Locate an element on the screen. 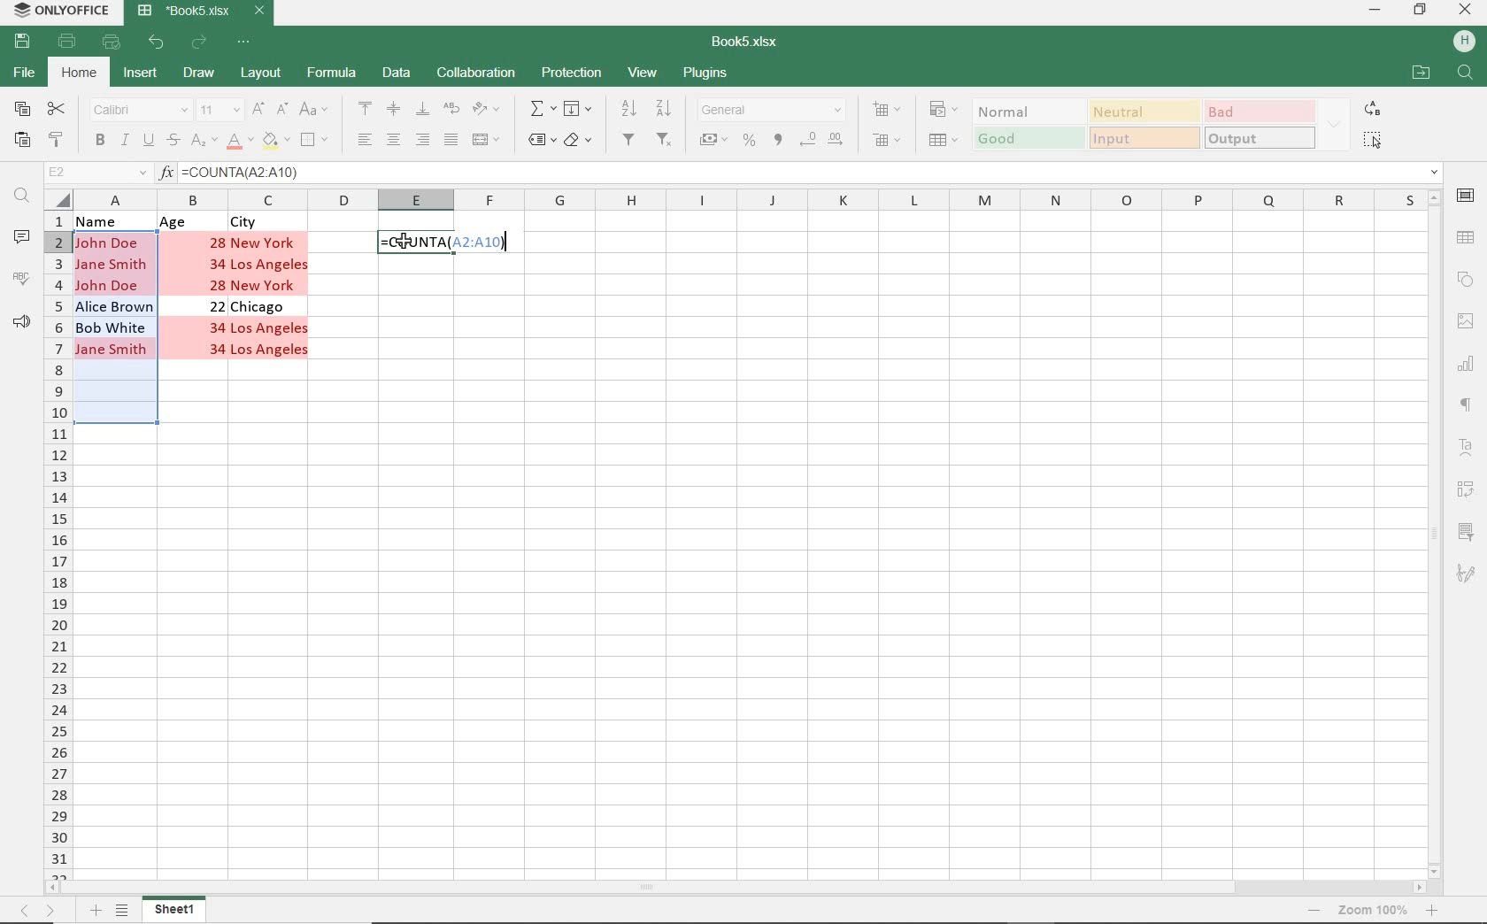  EXPAND is located at coordinates (1337, 124).